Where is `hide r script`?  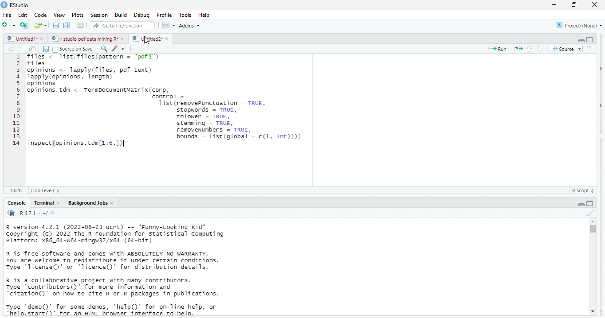
hide r script is located at coordinates (581, 41).